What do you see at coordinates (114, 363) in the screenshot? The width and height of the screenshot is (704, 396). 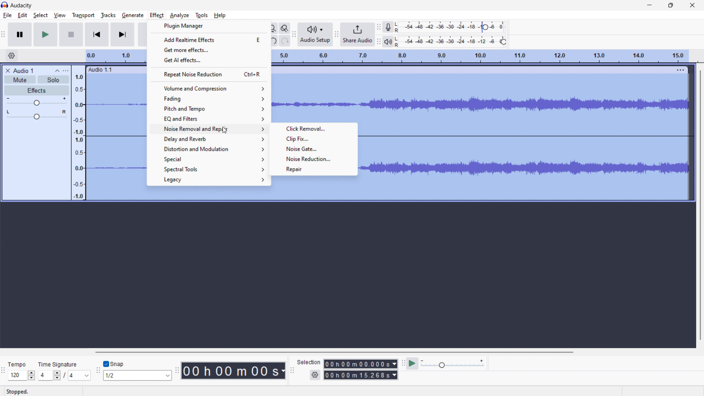 I see `toggle snap` at bounding box center [114, 363].